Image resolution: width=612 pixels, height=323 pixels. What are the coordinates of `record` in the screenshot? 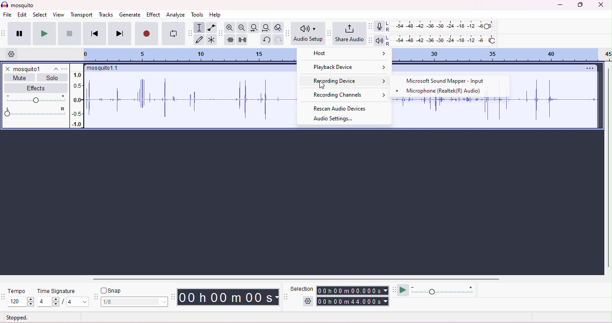 It's located at (147, 33).